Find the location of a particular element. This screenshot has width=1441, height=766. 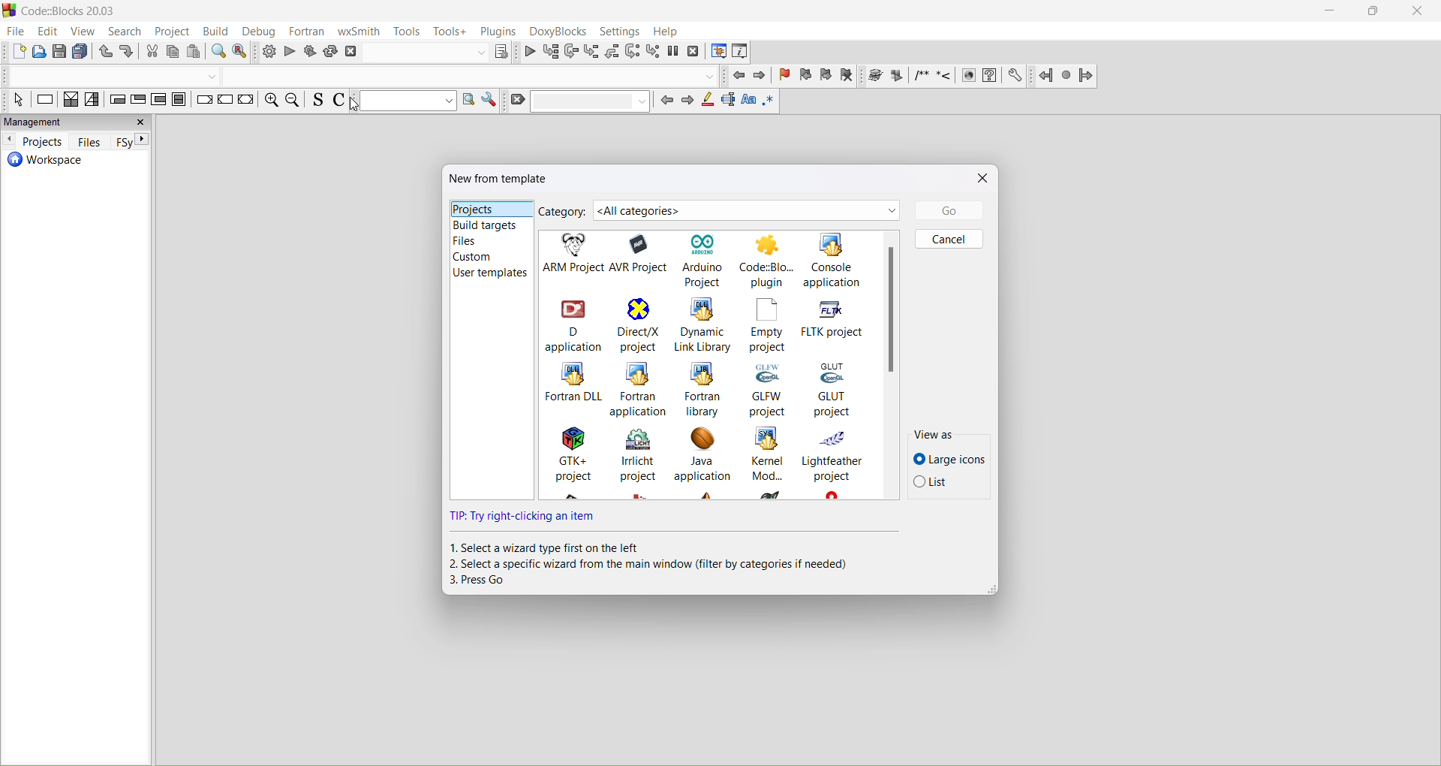

undo is located at coordinates (106, 52).